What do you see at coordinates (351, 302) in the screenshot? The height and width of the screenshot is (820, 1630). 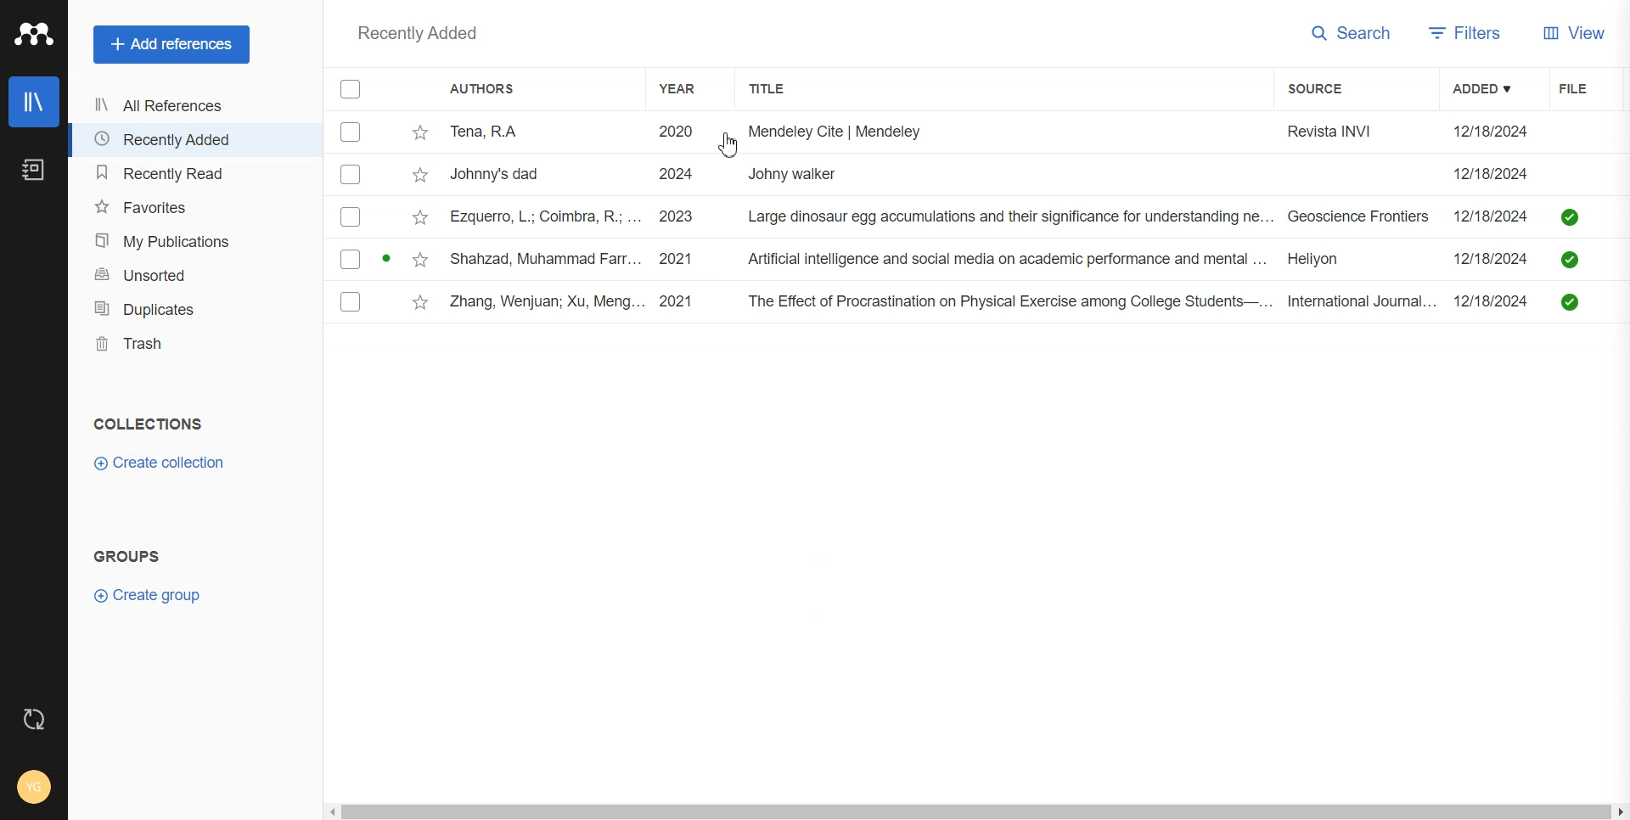 I see `Checkbox` at bounding box center [351, 302].